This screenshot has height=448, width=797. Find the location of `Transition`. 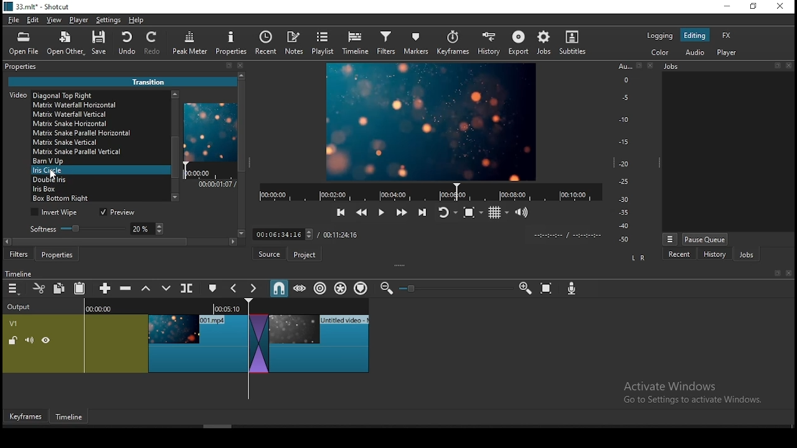

Transition is located at coordinates (153, 80).